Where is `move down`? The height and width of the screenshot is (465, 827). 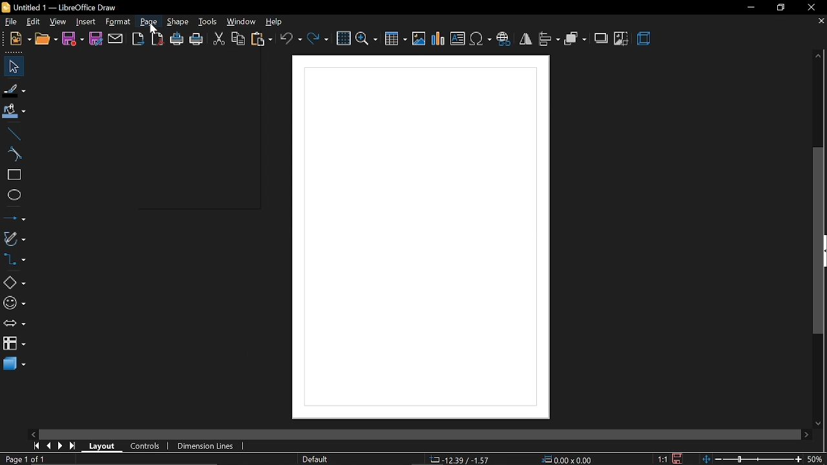
move down is located at coordinates (818, 423).